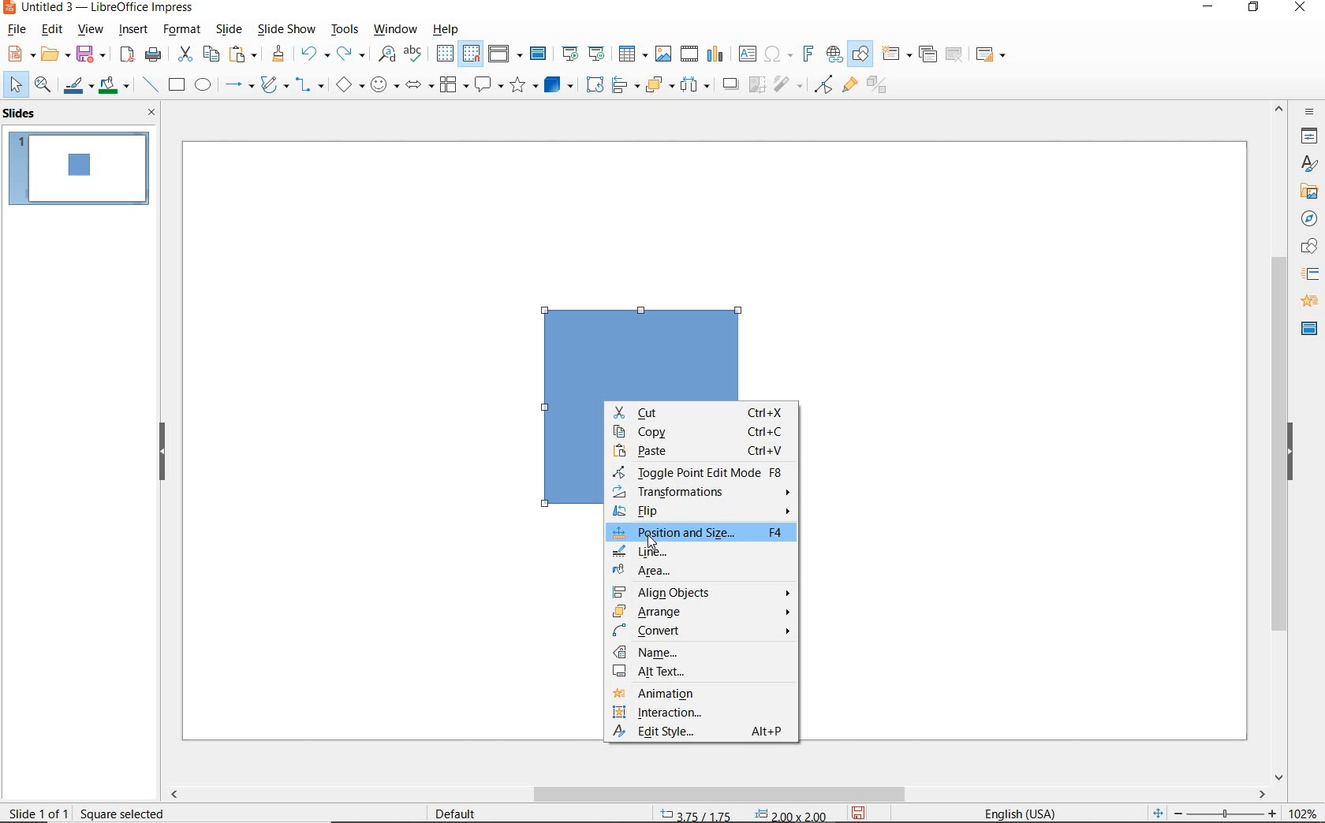  Describe the element at coordinates (700, 454) in the screenshot. I see `PASTE` at that location.